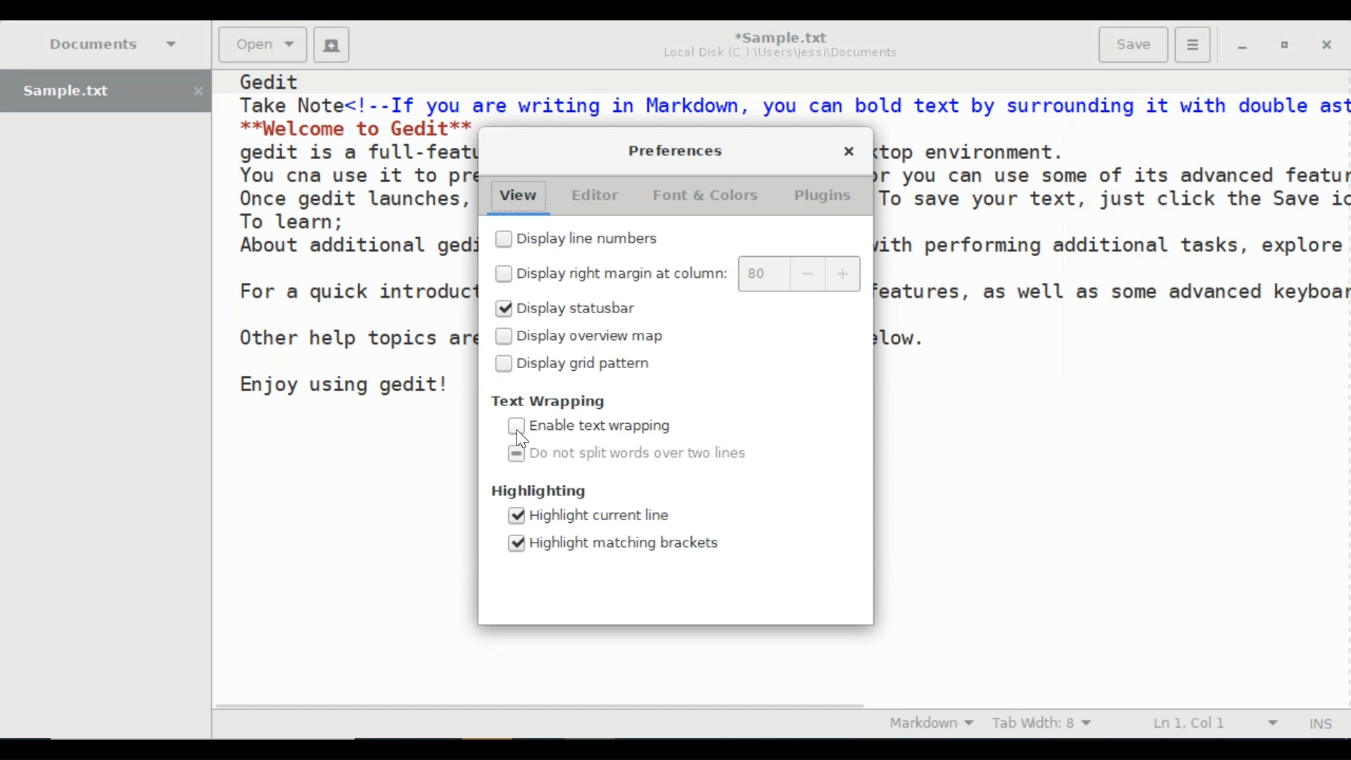 The height and width of the screenshot is (760, 1351). What do you see at coordinates (573, 365) in the screenshot?
I see `(un)select Display grid pattern` at bounding box center [573, 365].